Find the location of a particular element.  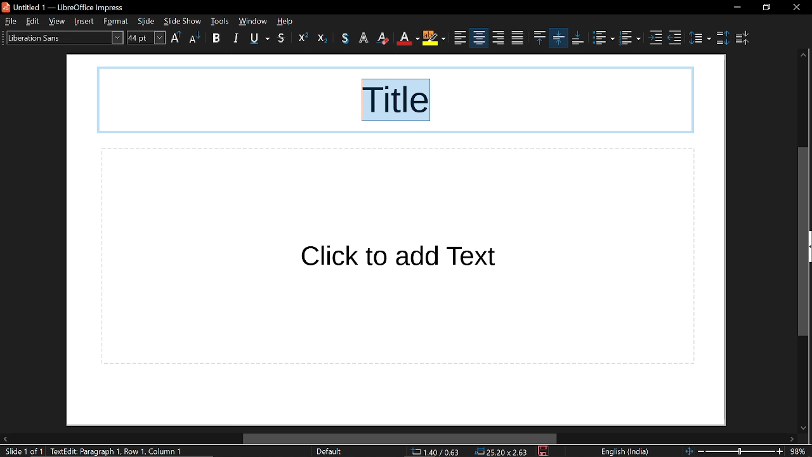

tools is located at coordinates (220, 21).